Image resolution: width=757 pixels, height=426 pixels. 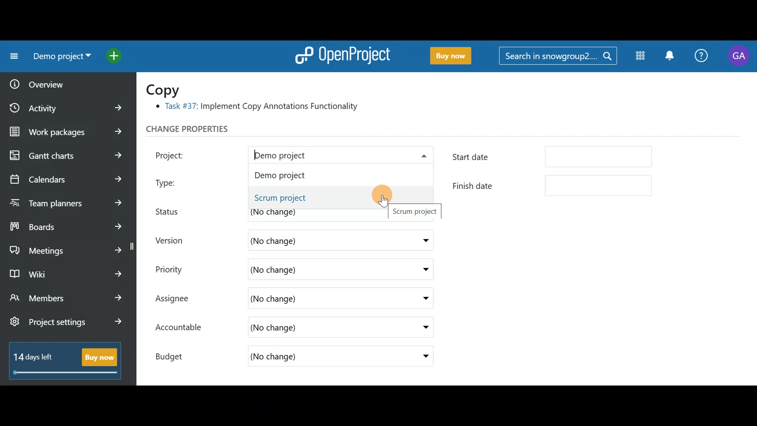 What do you see at coordinates (739, 56) in the screenshot?
I see `Account name` at bounding box center [739, 56].